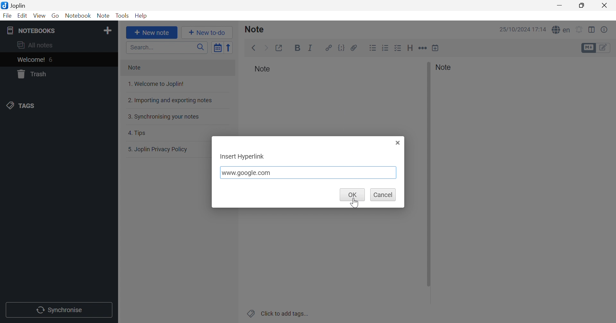 The height and width of the screenshot is (323, 616). Describe the element at coordinates (592, 29) in the screenshot. I see `Toggle editor layout` at that location.